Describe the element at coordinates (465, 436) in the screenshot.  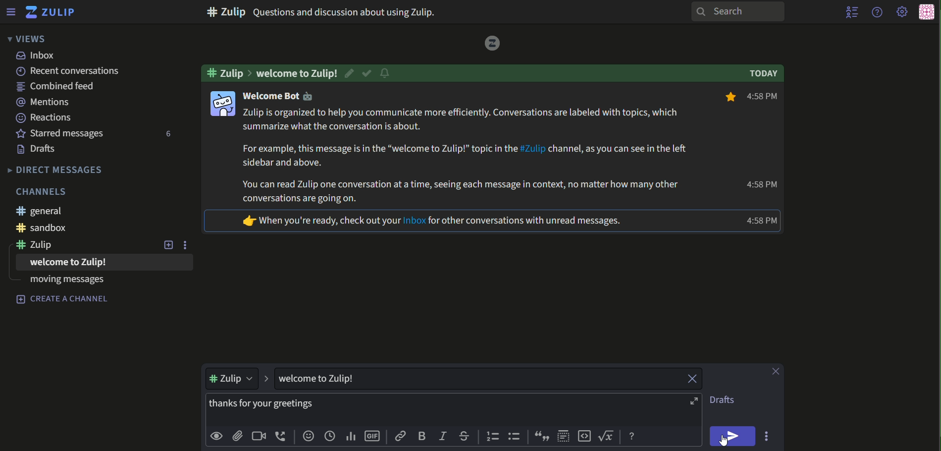
I see `strikethrough` at that location.